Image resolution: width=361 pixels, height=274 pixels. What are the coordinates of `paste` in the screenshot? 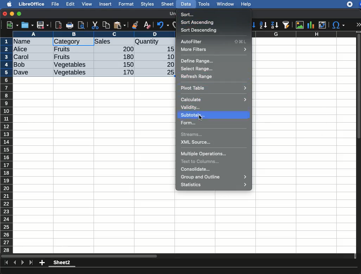 It's located at (119, 25).